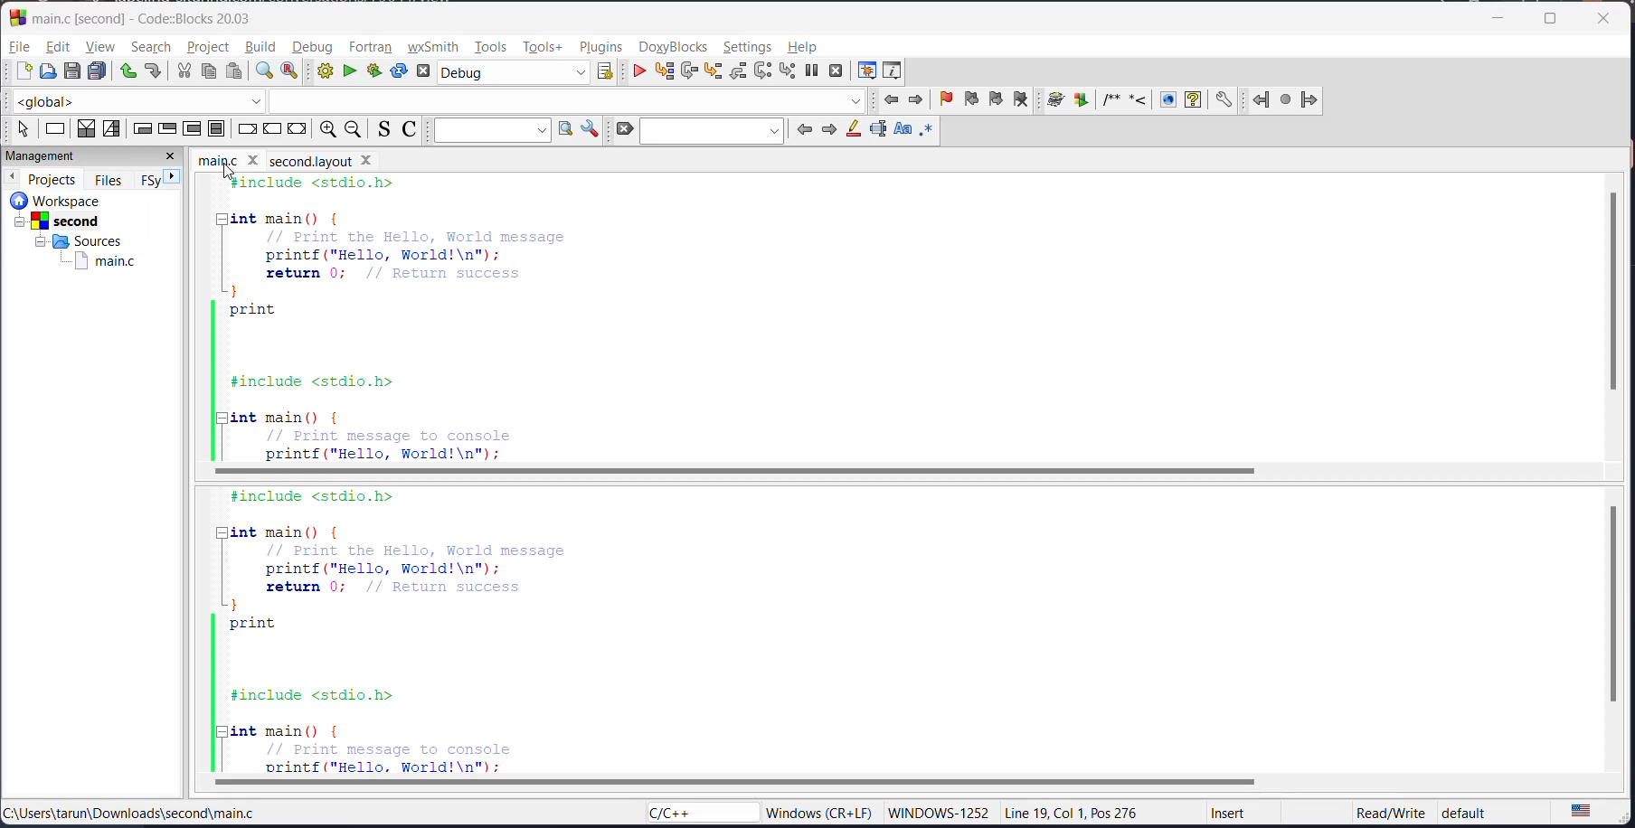  I want to click on horizontal scroll bar, so click(738, 780).